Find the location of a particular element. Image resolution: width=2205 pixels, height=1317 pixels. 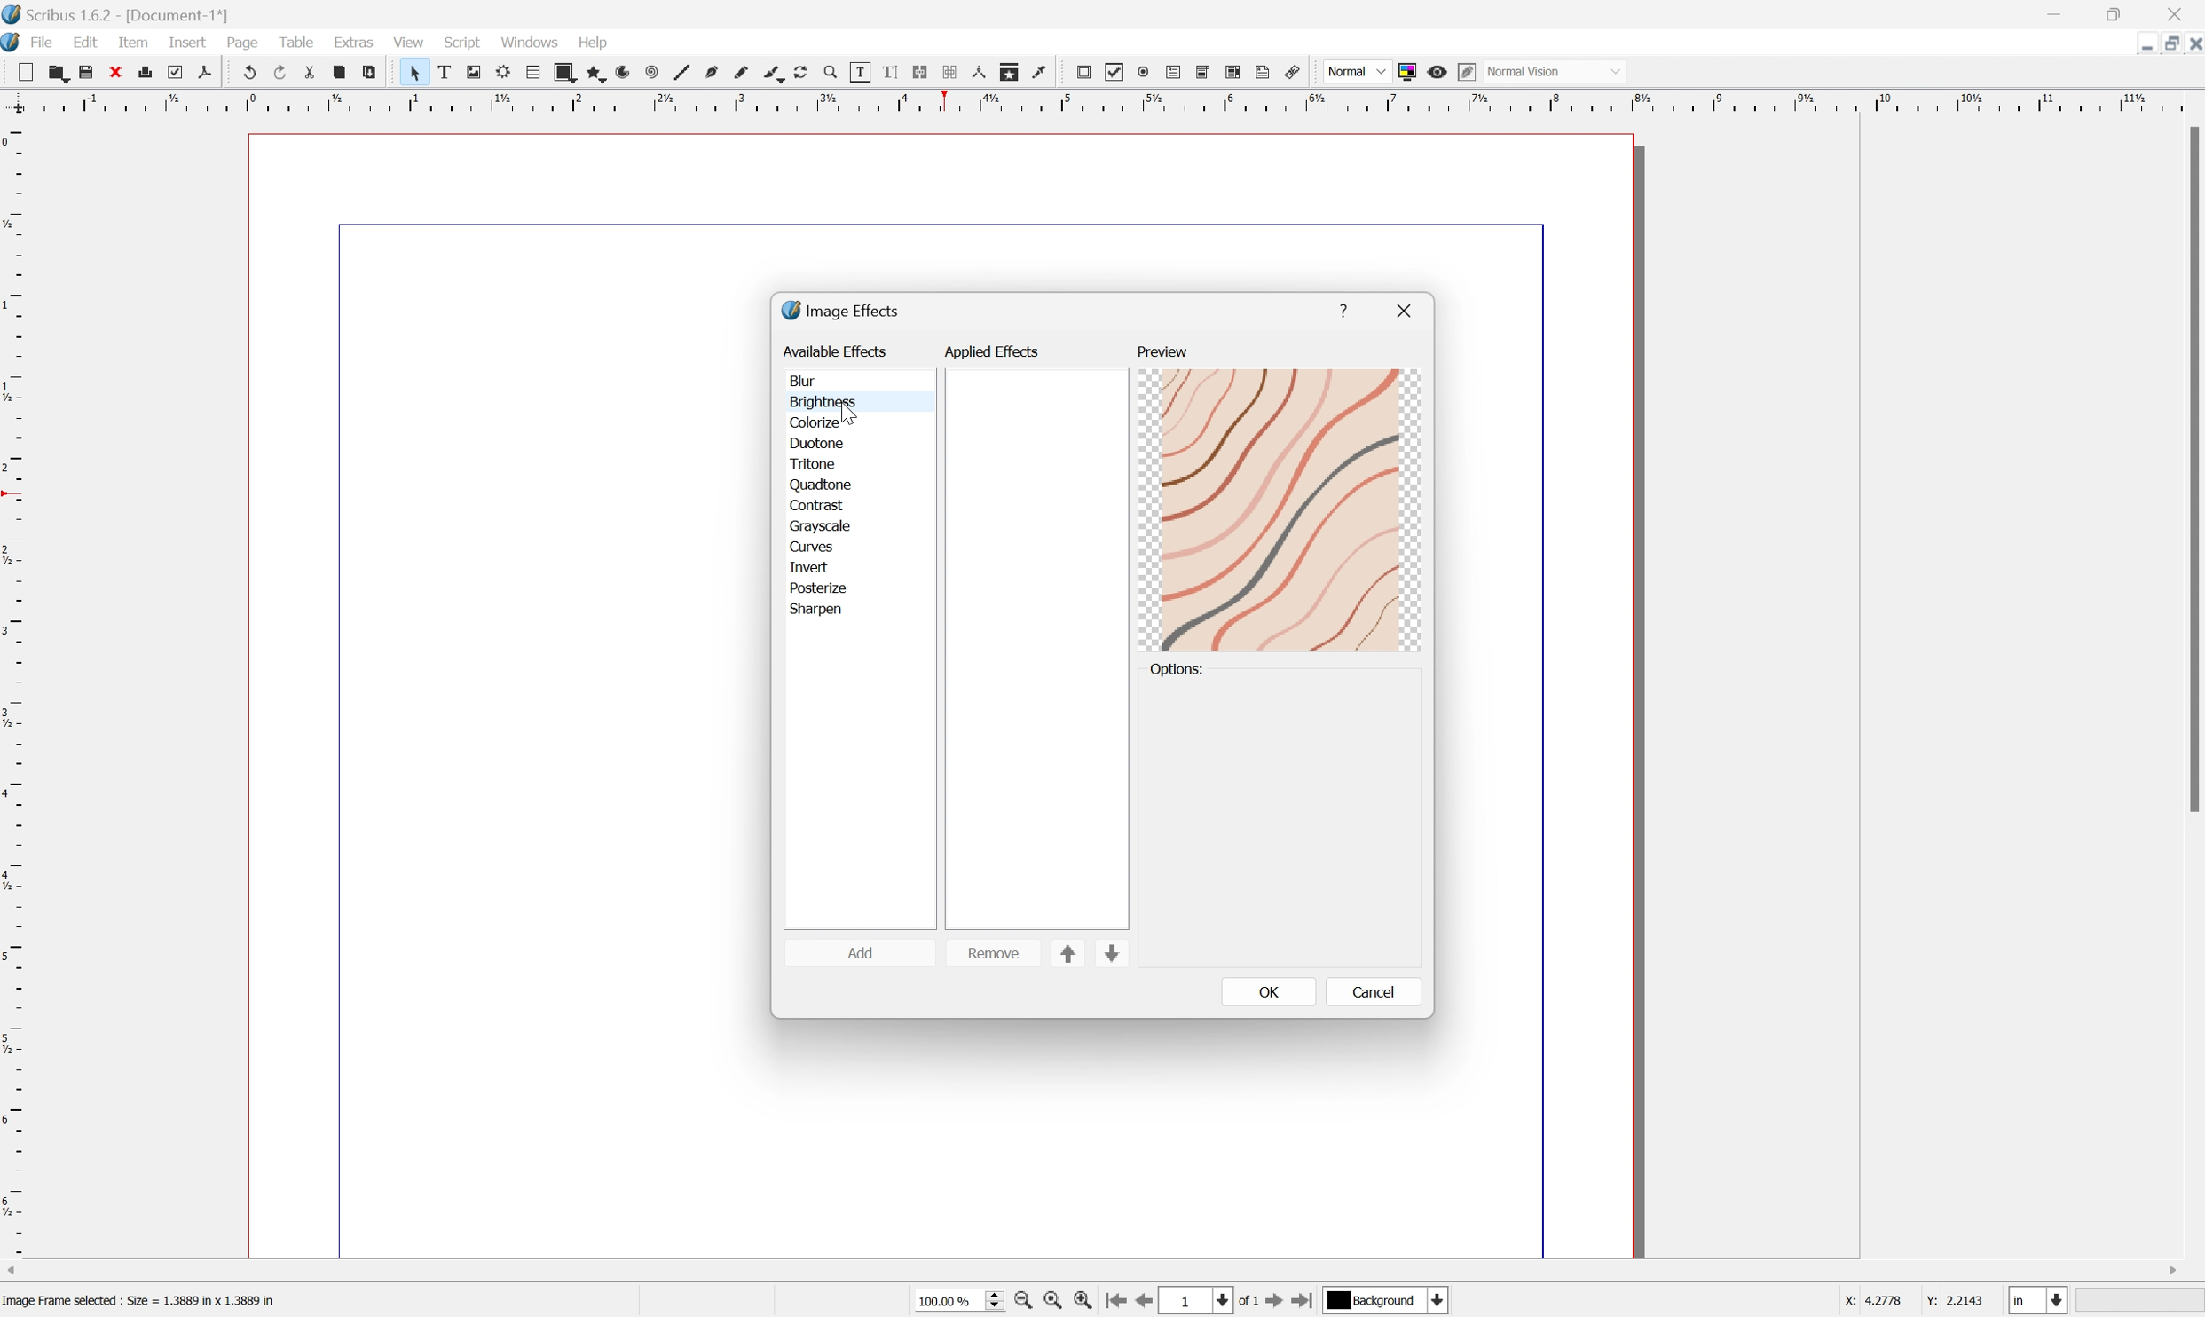

Item is located at coordinates (133, 41).